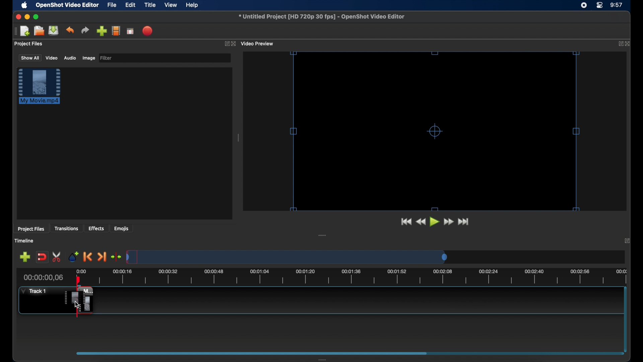 The image size is (643, 362). Describe the element at coordinates (57, 257) in the screenshot. I see `enable razor` at that location.